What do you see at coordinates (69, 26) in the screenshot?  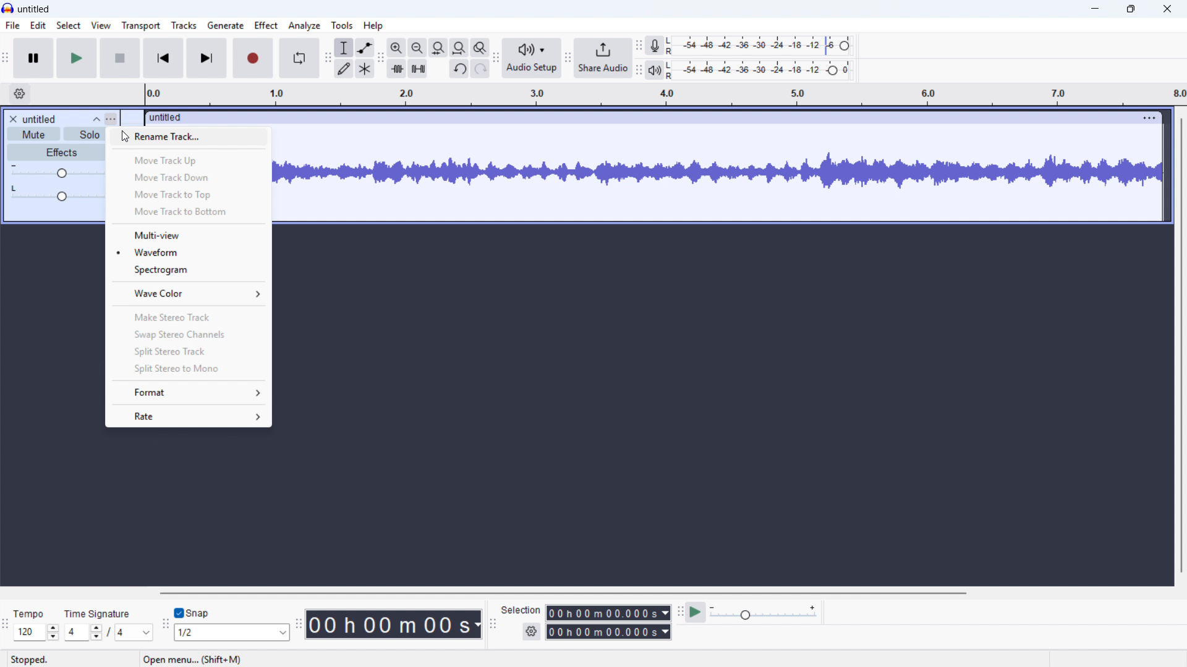 I see `select ` at bounding box center [69, 26].